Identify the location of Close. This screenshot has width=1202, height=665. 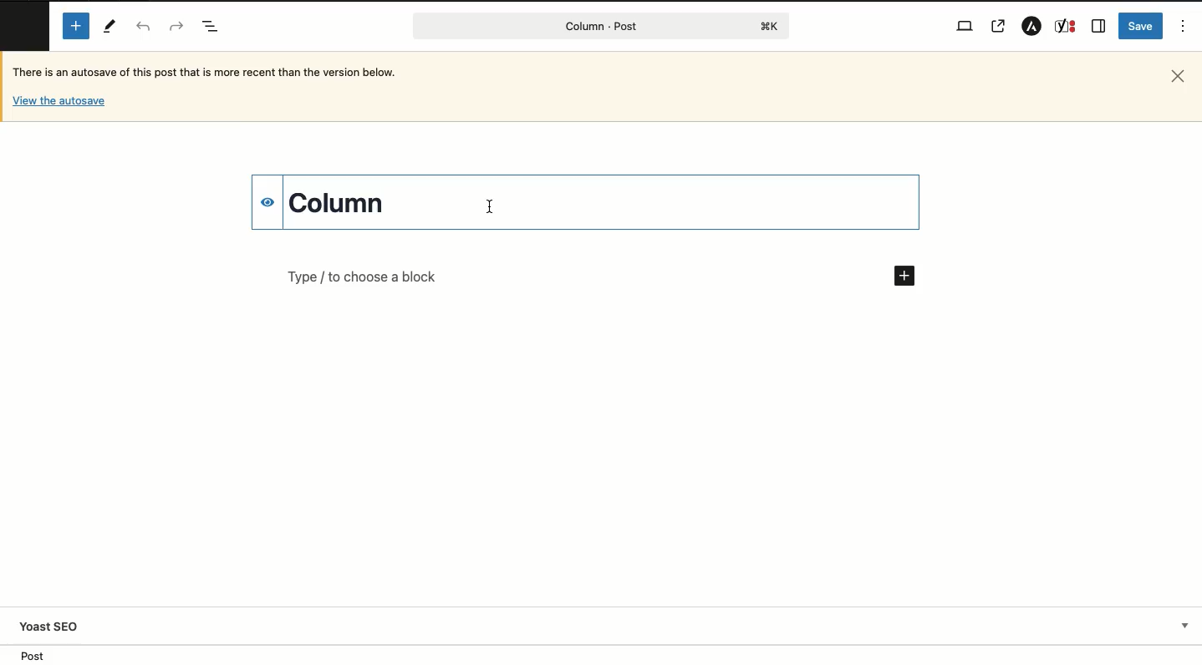
(1175, 77).